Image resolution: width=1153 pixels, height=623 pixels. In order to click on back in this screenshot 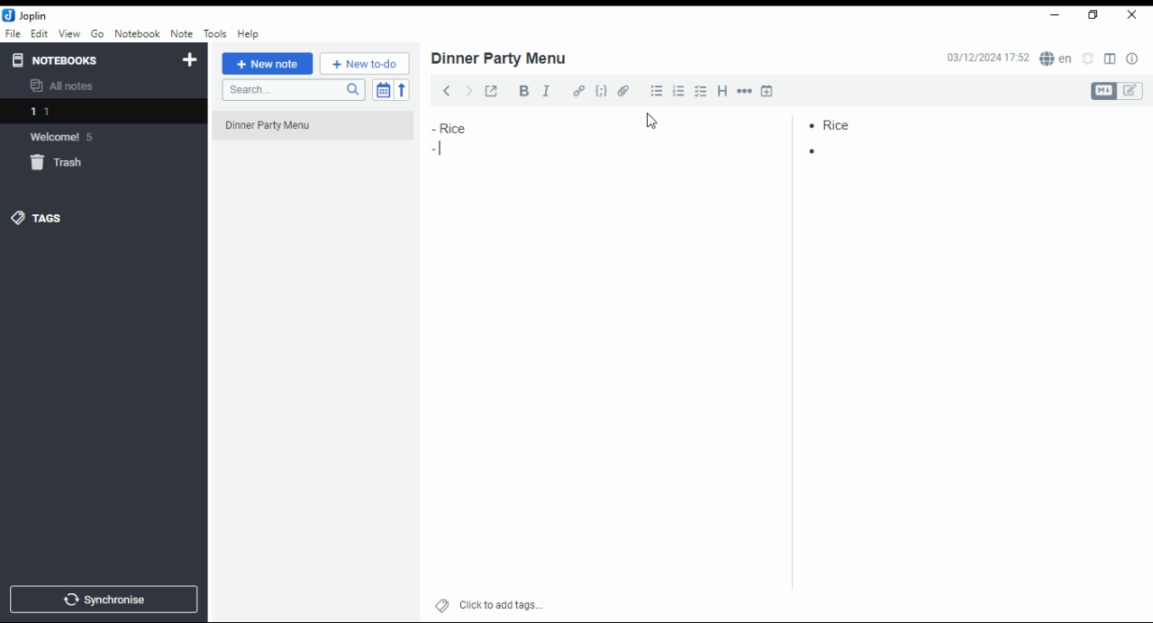, I will do `click(443, 89)`.